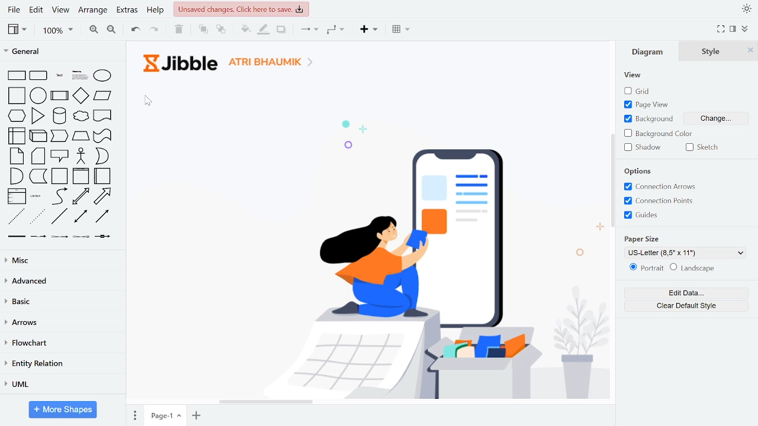  I want to click on More shapes, so click(63, 409).